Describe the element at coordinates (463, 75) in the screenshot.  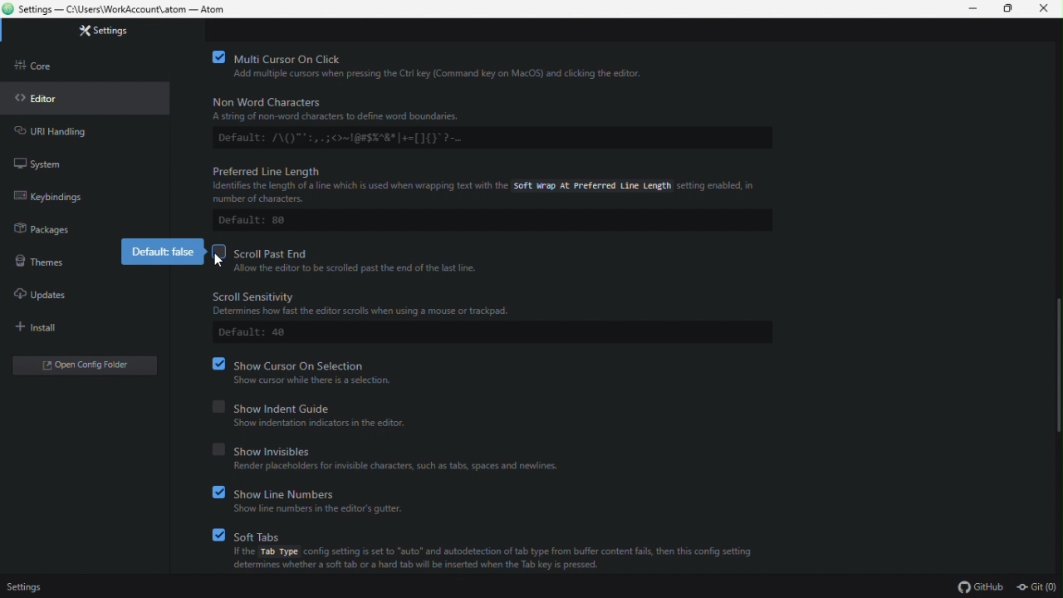
I see `‘Add multiple cursors when pressing the Ctrl key (Command key on MacOS) and clicking the editor.` at that location.